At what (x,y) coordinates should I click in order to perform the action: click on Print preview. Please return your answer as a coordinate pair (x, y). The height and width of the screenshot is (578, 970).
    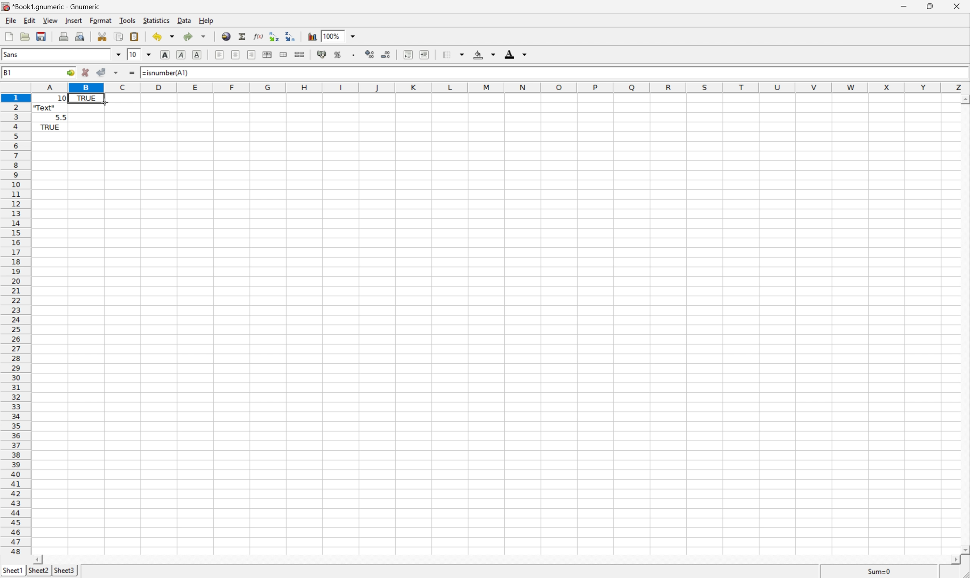
    Looking at the image, I should click on (80, 36).